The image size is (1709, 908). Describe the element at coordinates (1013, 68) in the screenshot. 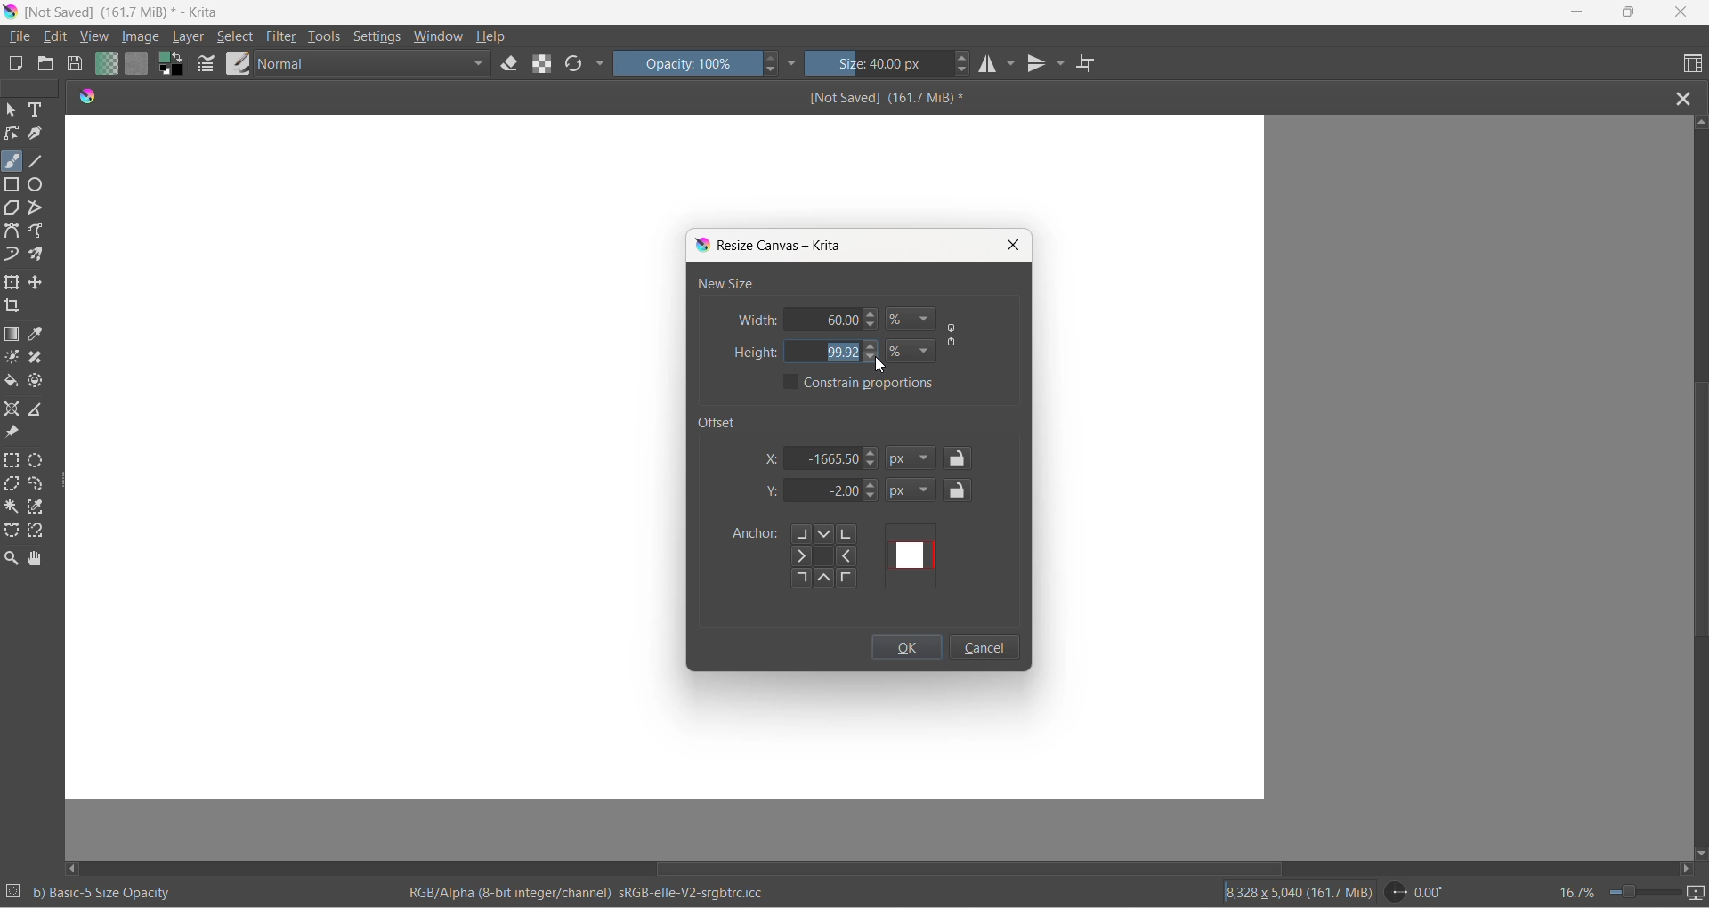

I see `horizontal mirror tool settings dropdown button` at that location.